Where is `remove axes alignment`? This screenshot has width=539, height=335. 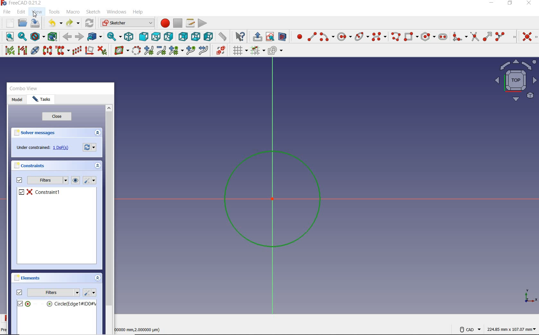 remove axes alignment is located at coordinates (89, 51).